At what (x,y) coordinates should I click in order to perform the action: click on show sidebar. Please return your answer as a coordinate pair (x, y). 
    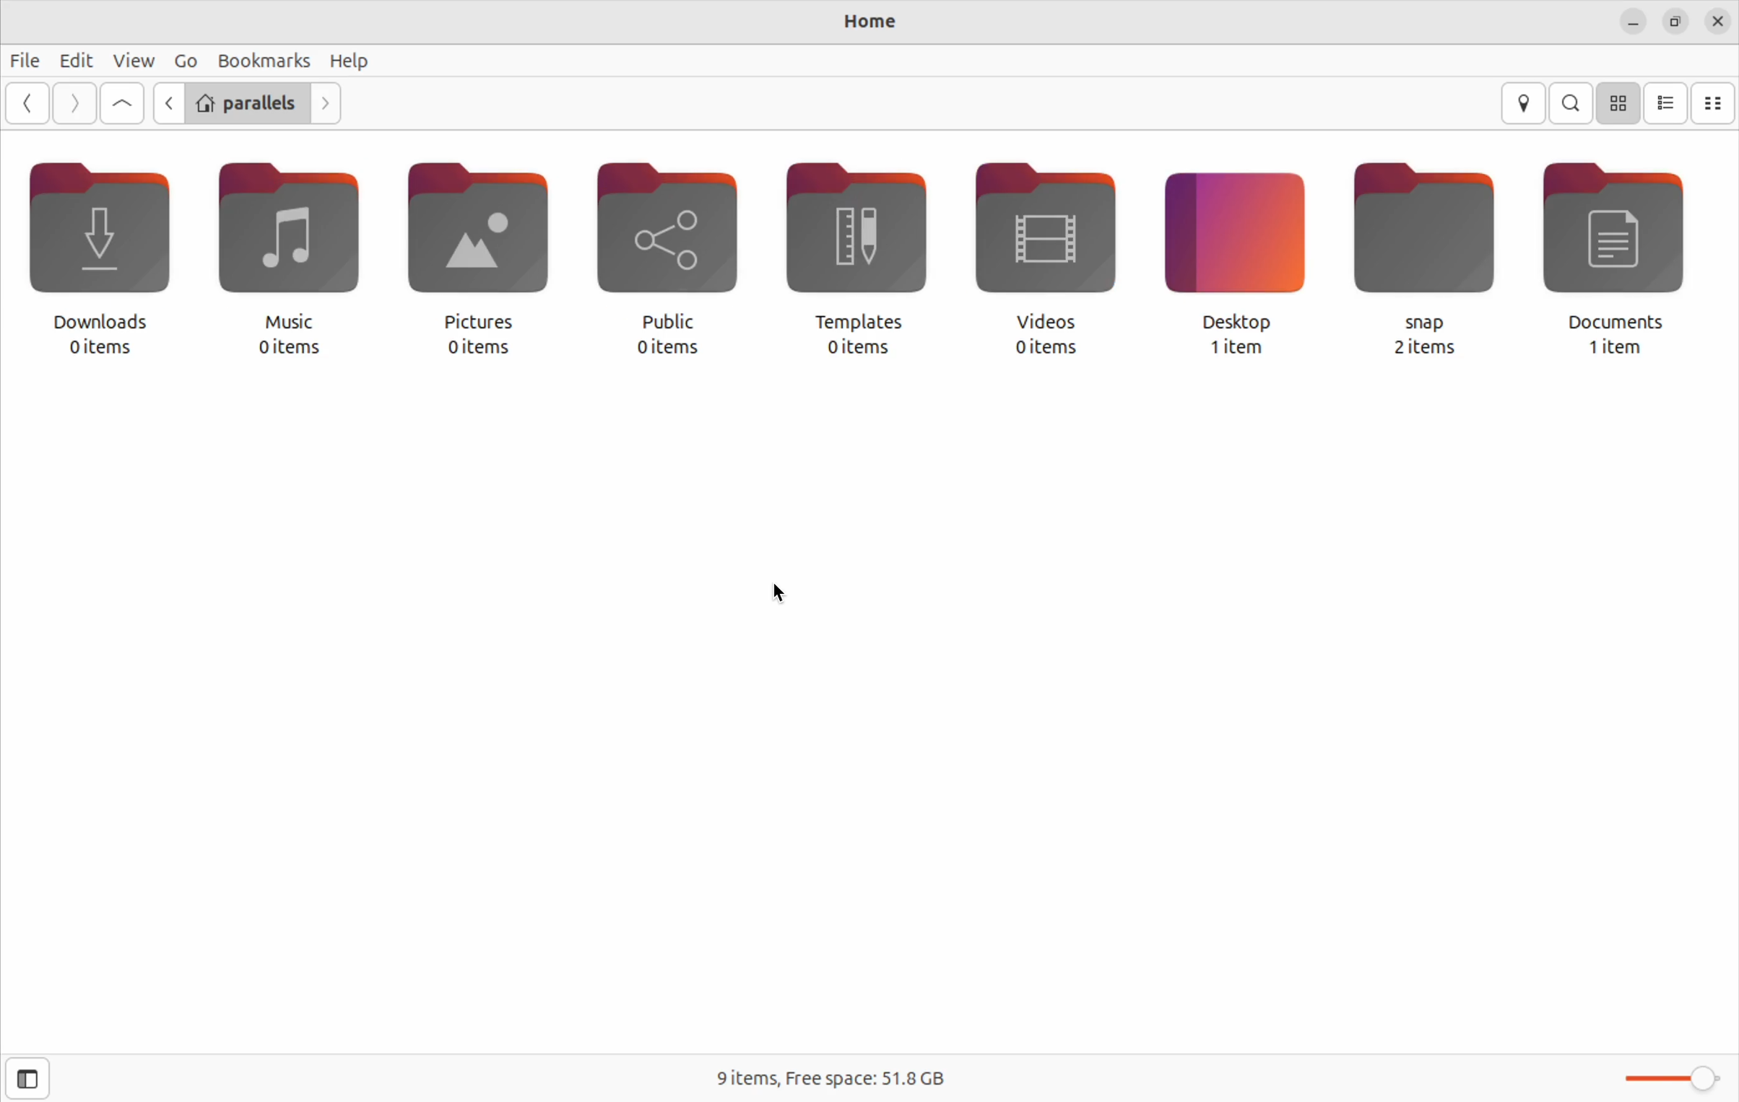
    Looking at the image, I should click on (27, 1078).